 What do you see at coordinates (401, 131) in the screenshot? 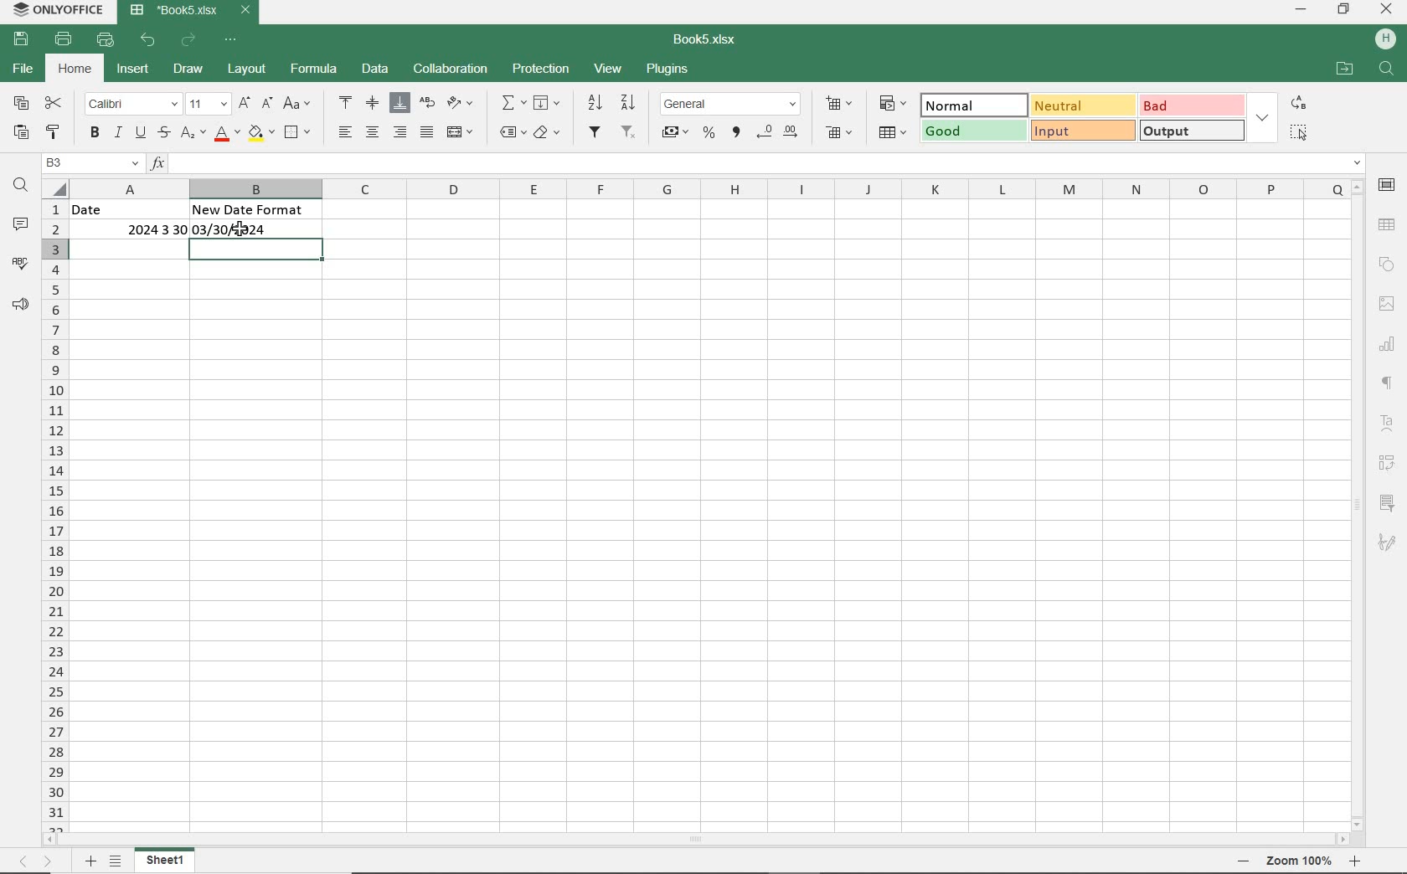
I see `ALIGN RIGHT` at bounding box center [401, 131].